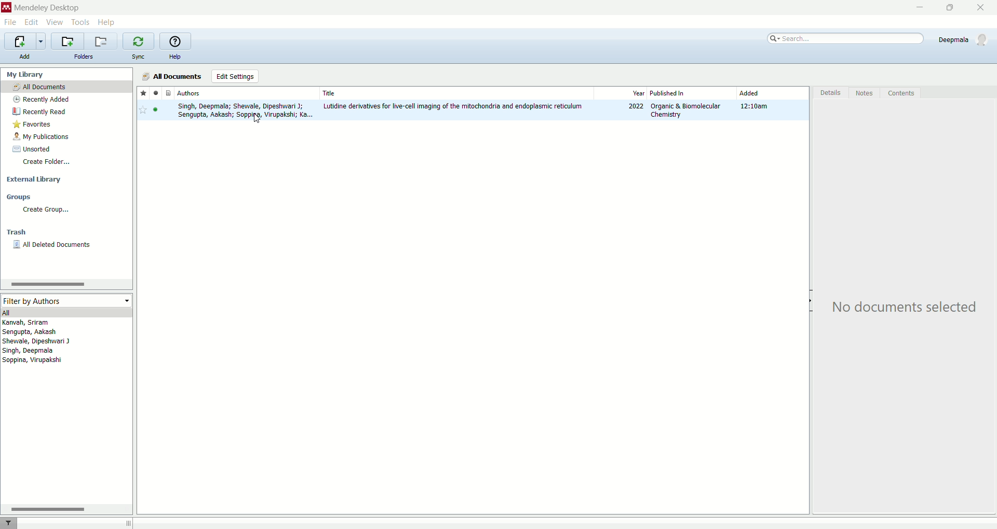  What do you see at coordinates (175, 41) in the screenshot?
I see `open the online help guide for Mendeley` at bounding box center [175, 41].